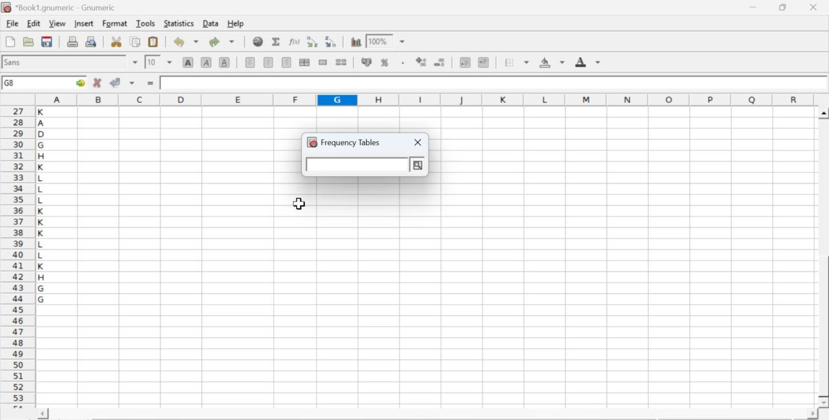  Describe the element at coordinates (295, 41) in the screenshot. I see `edit function in current cell` at that location.